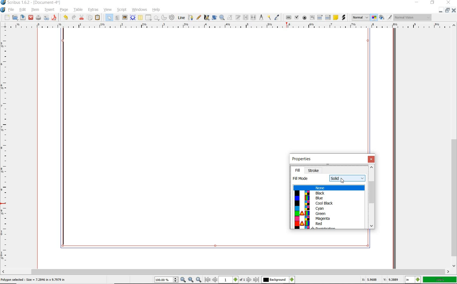 This screenshot has height=284, width=457. Describe the element at coordinates (328, 214) in the screenshot. I see `Green` at that location.